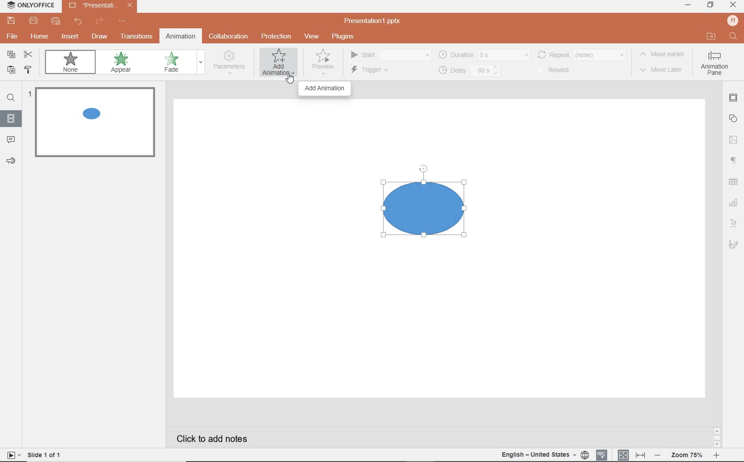  I want to click on file, so click(11, 38).